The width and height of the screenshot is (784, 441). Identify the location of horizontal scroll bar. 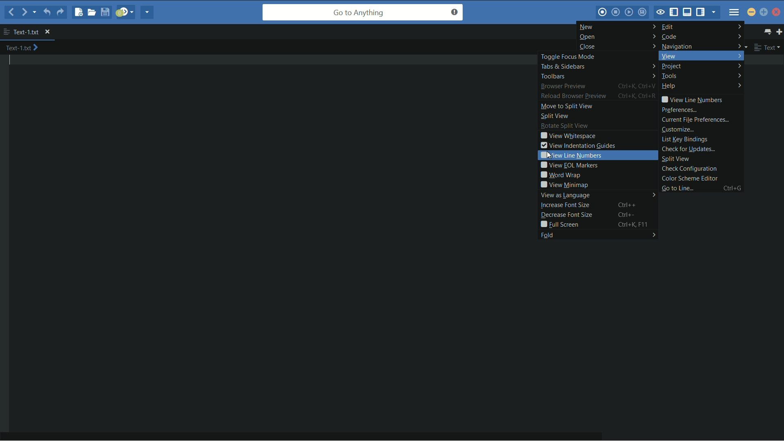
(312, 434).